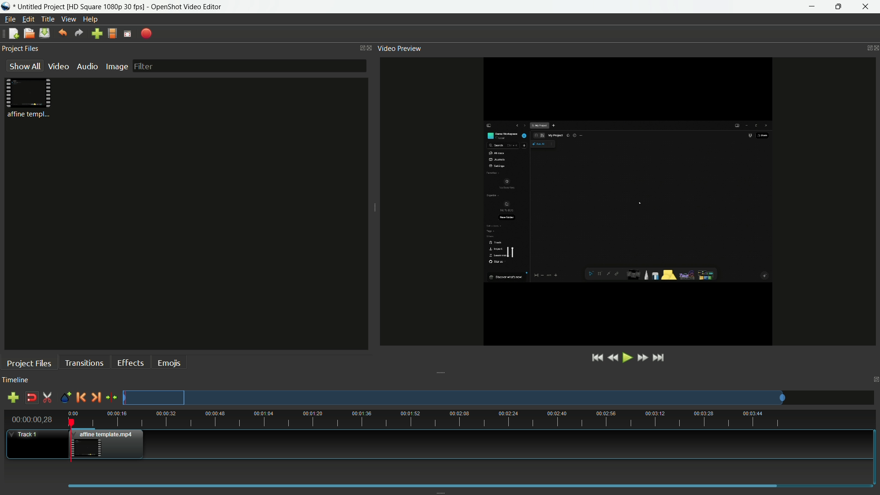  Describe the element at coordinates (874, 48) in the screenshot. I see `close video preview` at that location.